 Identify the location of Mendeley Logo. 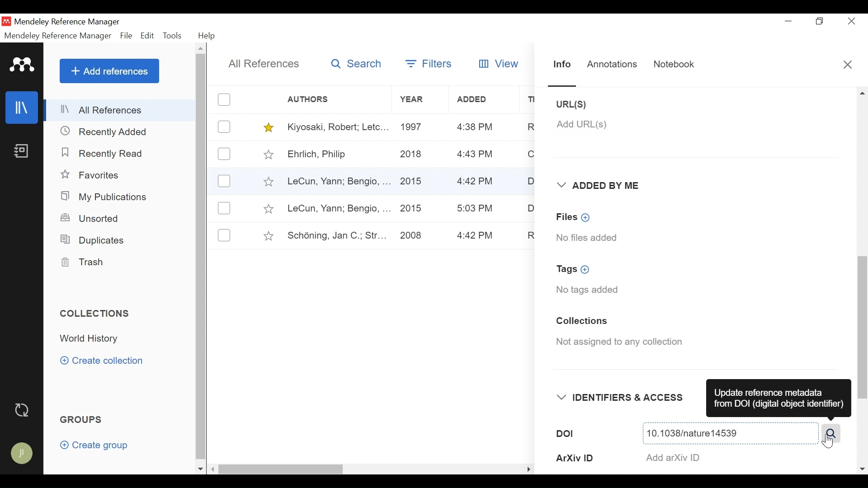
(22, 66).